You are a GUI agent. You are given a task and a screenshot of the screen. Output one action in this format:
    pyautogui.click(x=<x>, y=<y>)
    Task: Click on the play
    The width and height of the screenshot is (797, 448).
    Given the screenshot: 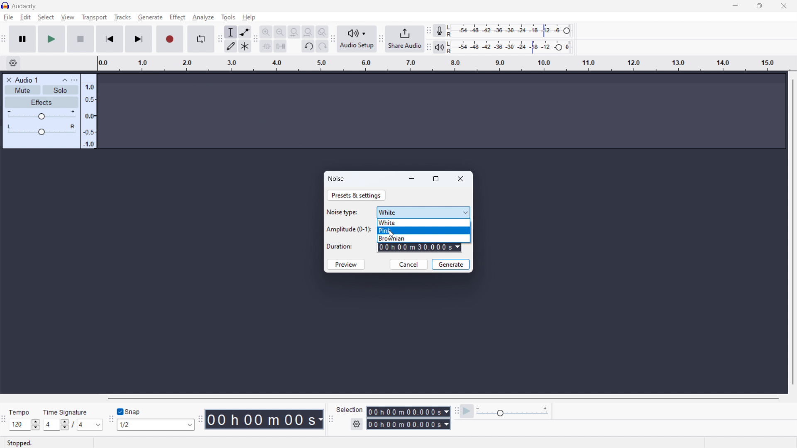 What is the action you would take?
    pyautogui.click(x=51, y=39)
    